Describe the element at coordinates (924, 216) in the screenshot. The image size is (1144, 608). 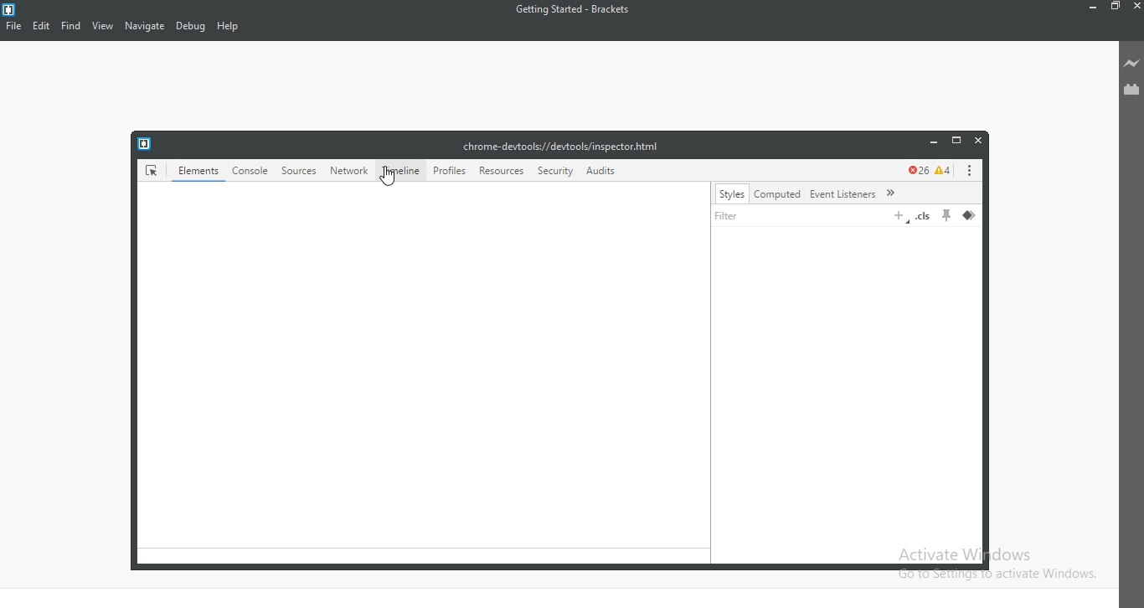
I see `.cls` at that location.